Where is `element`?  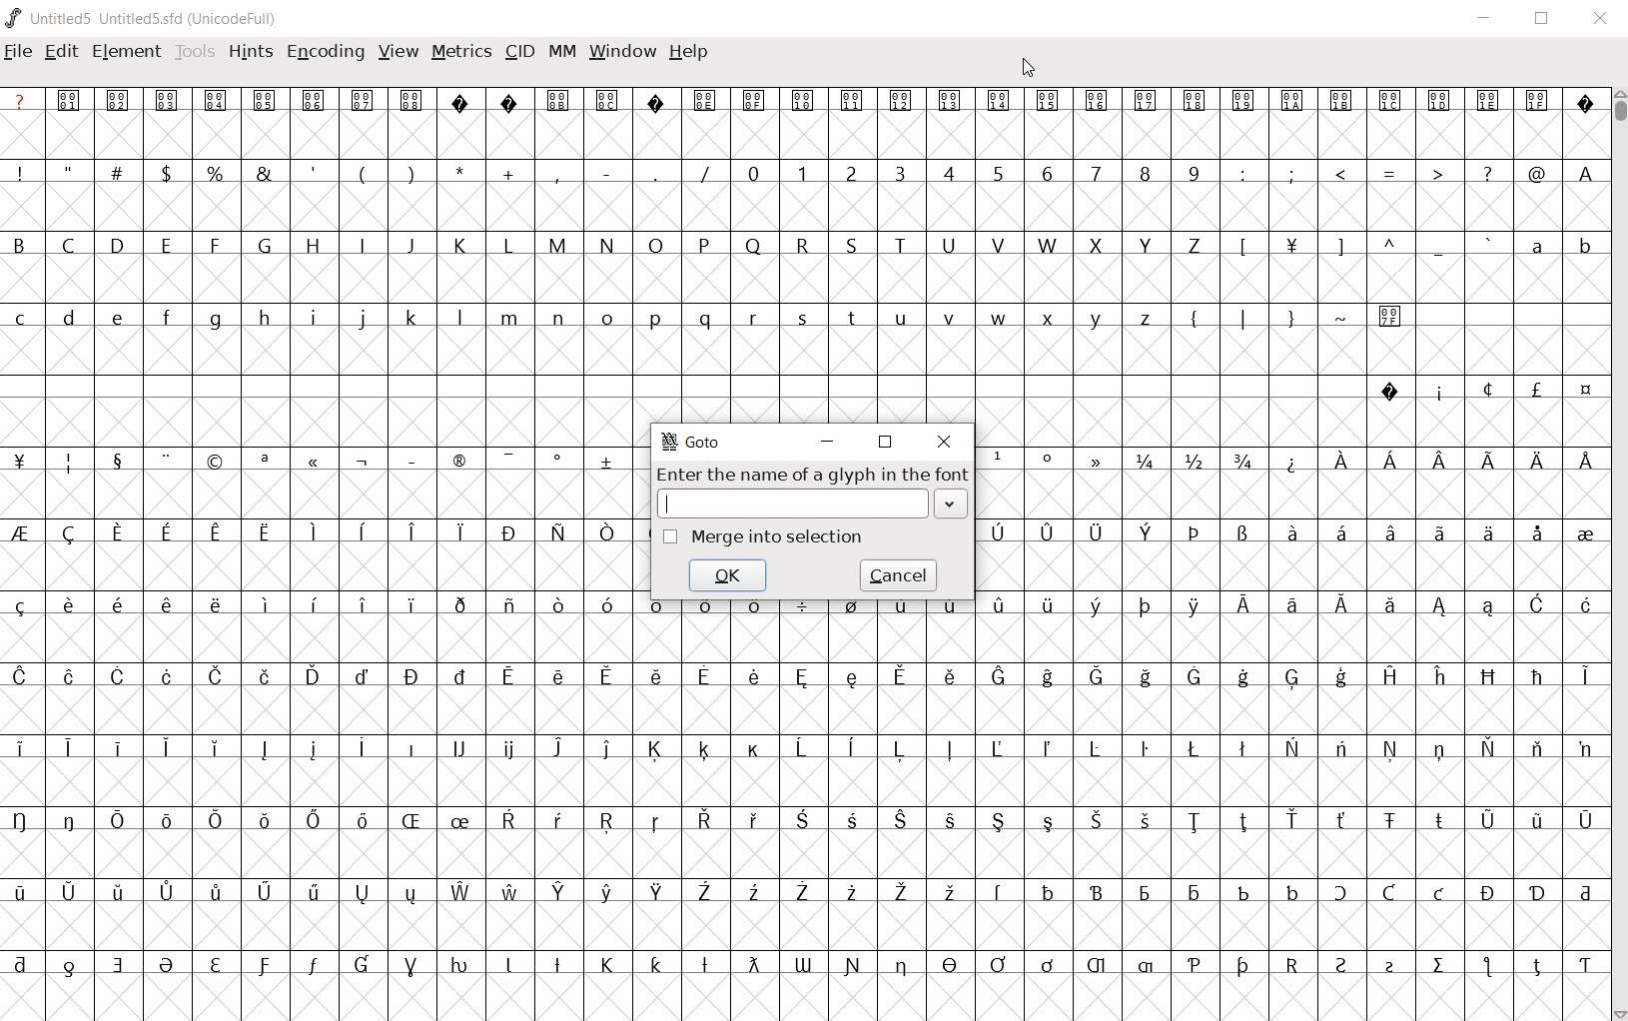
element is located at coordinates (128, 52).